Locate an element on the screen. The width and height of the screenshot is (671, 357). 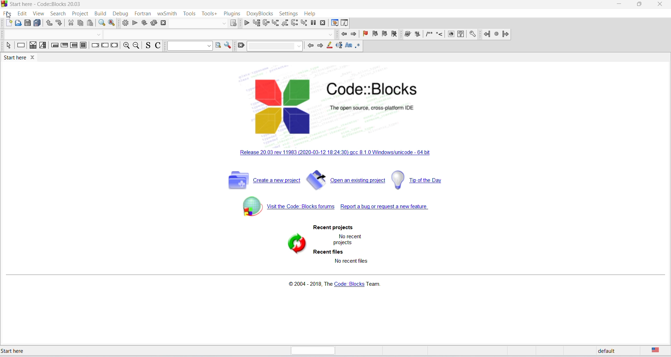
zoom in is located at coordinates (126, 46).